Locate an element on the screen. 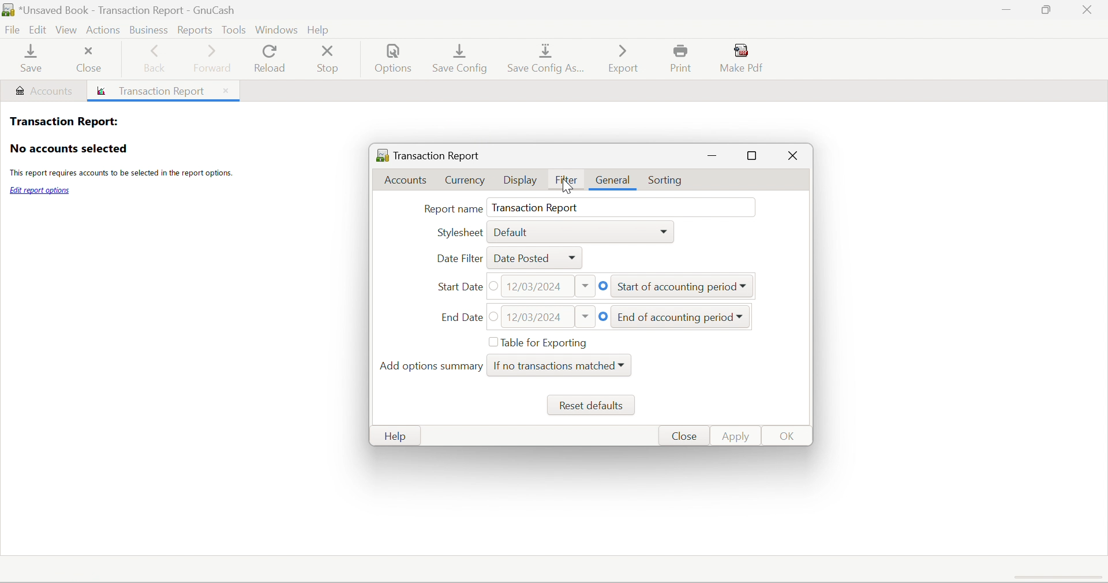 This screenshot has width=1108, height=583. Accounts is located at coordinates (43, 91).